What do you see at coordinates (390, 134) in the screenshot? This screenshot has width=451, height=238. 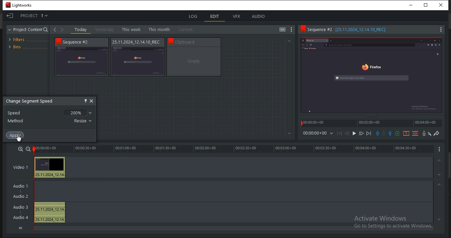 I see `add an out mark` at bounding box center [390, 134].